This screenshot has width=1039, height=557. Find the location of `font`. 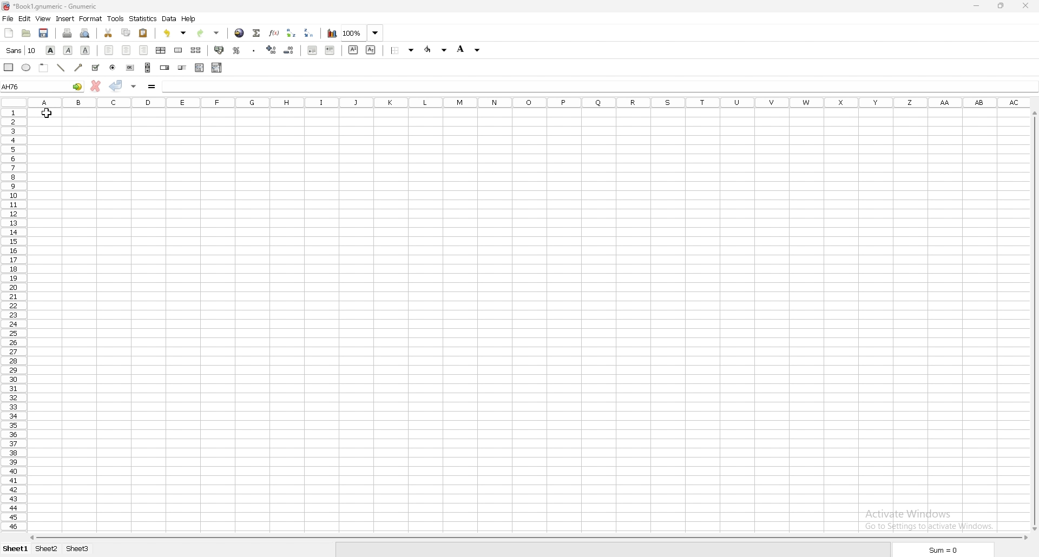

font is located at coordinates (22, 51).